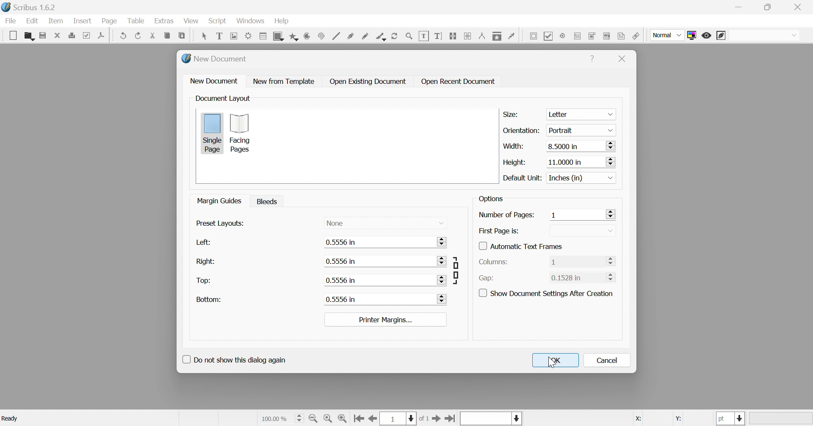 The width and height of the screenshot is (813, 426). What do you see at coordinates (440, 35) in the screenshot?
I see `edit text with story editor` at bounding box center [440, 35].